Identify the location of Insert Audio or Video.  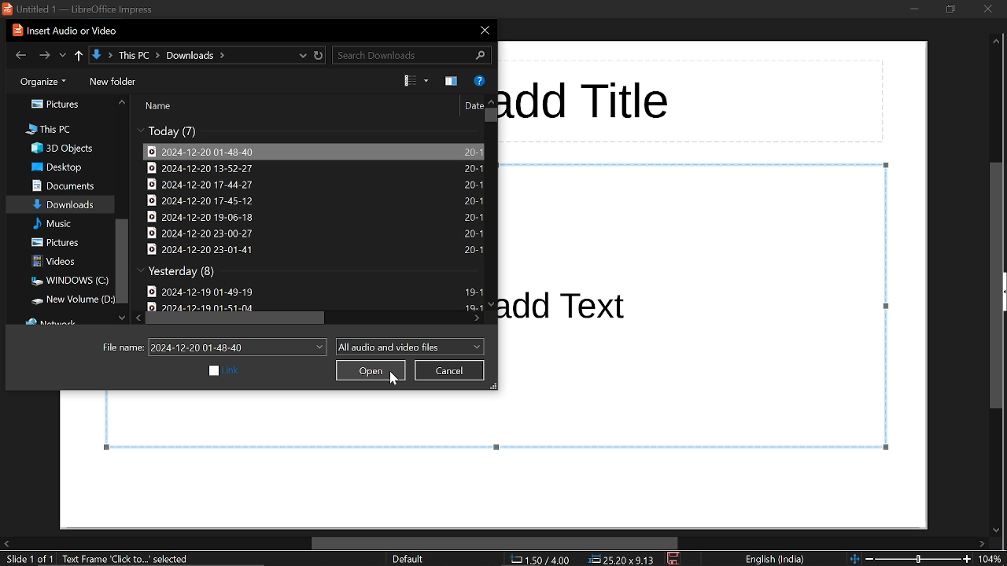
(69, 30).